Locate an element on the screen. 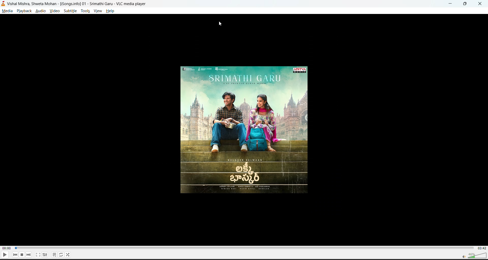  03:42 is located at coordinates (482, 248).